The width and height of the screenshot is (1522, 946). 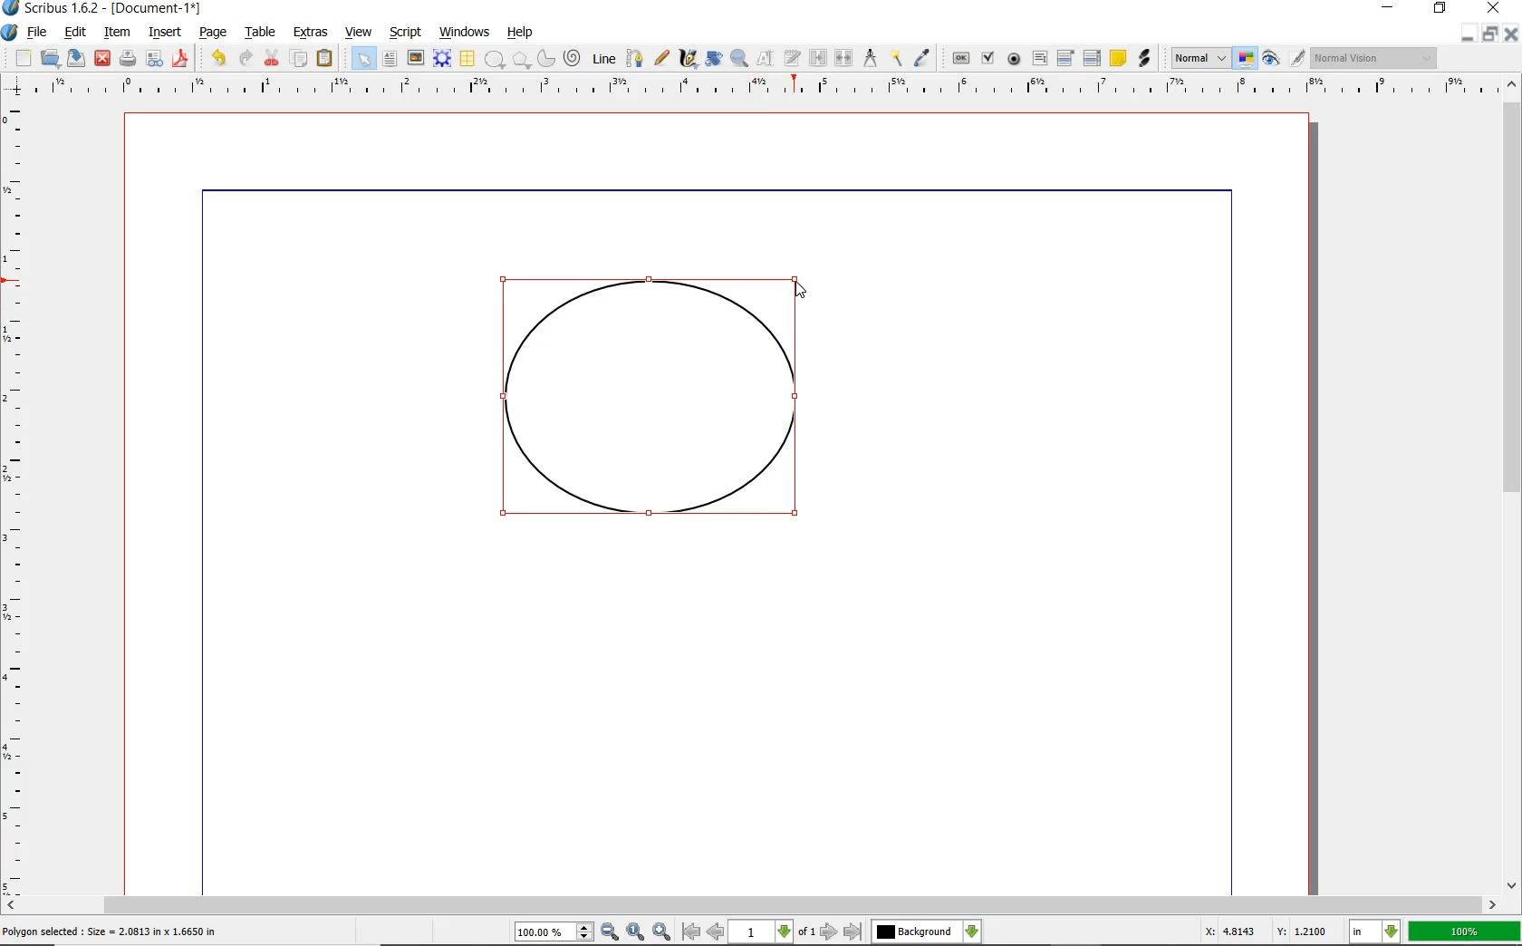 I want to click on select the current layer, so click(x=972, y=932).